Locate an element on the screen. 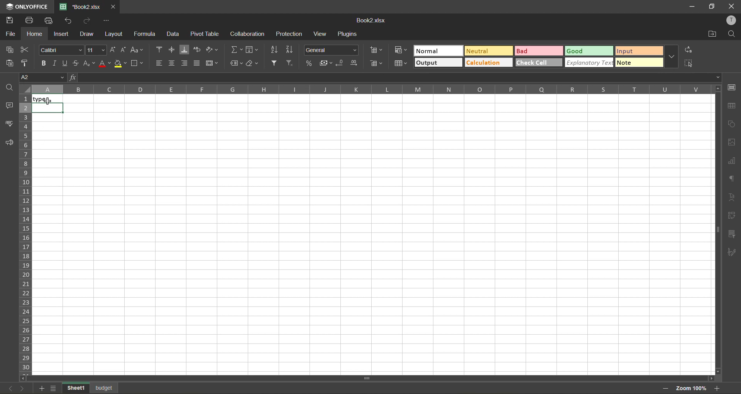  increment size is located at coordinates (112, 50).